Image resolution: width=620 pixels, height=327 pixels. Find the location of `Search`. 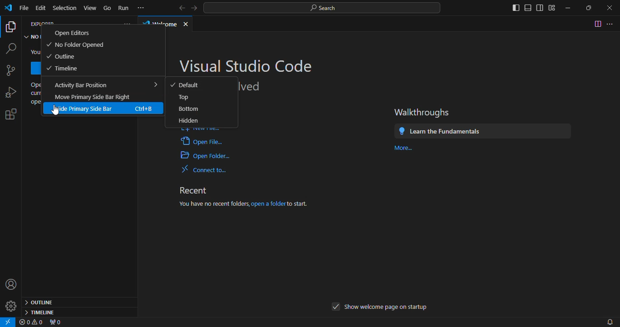

Search is located at coordinates (321, 9).